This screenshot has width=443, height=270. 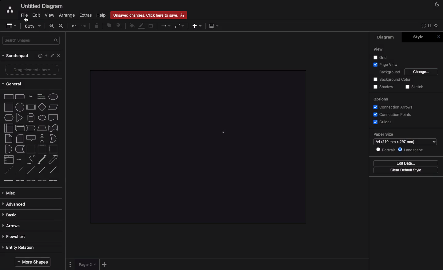 I want to click on Full screen, so click(x=422, y=26).